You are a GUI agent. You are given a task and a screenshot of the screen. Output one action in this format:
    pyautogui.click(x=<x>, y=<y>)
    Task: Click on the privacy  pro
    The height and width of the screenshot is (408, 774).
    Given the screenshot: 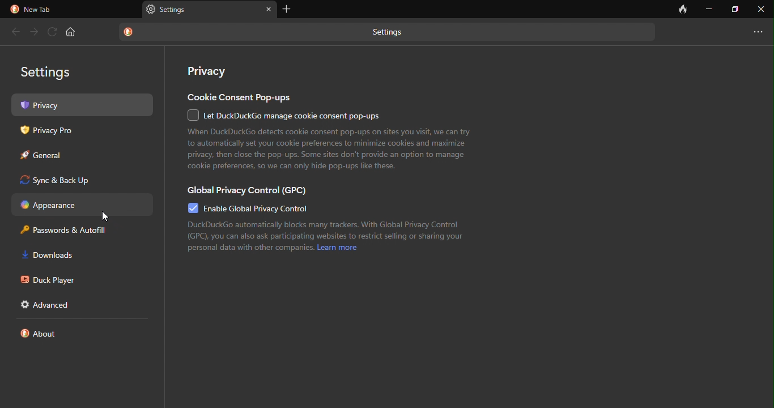 What is the action you would take?
    pyautogui.click(x=52, y=131)
    